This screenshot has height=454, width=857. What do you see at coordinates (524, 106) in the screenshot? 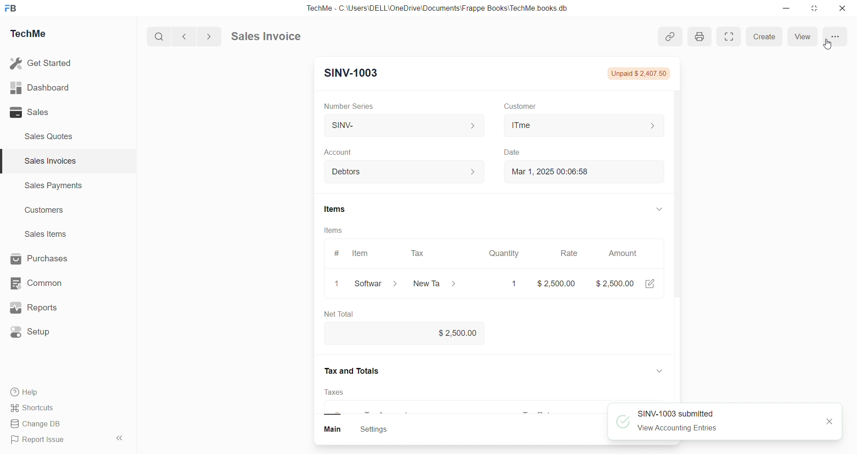
I see `Customer` at bounding box center [524, 106].